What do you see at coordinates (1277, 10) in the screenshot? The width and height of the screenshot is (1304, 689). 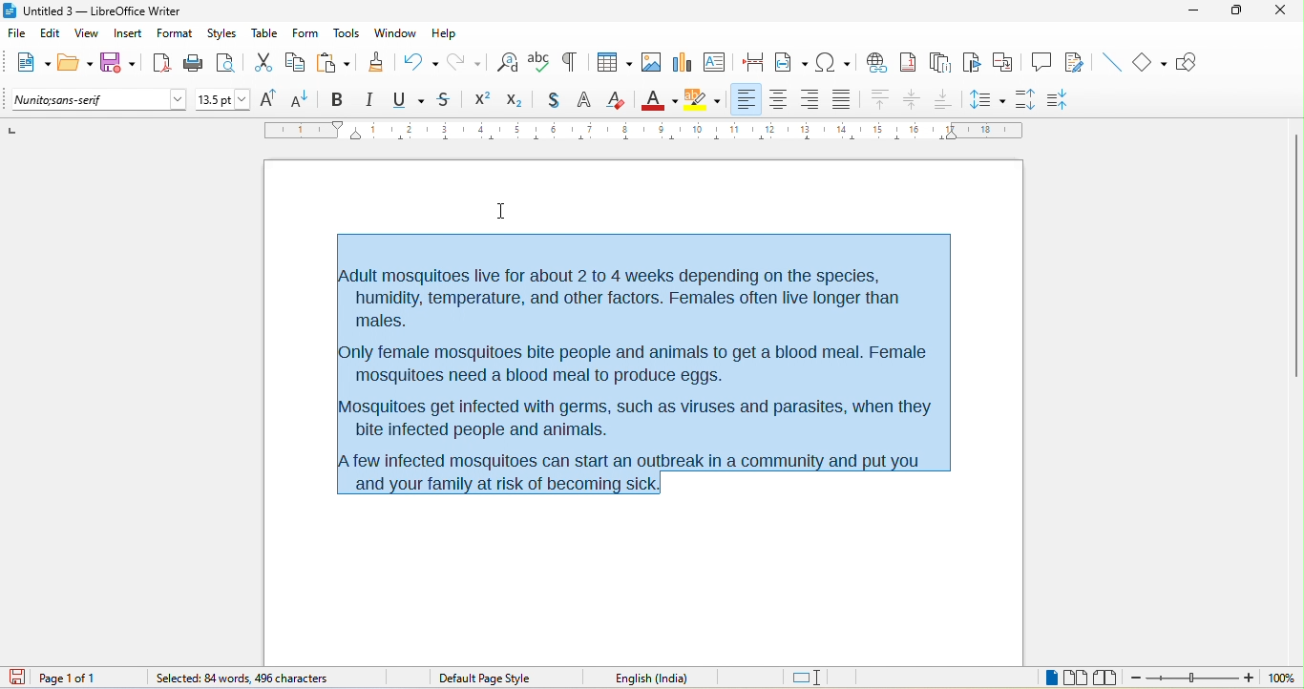 I see `close` at bounding box center [1277, 10].